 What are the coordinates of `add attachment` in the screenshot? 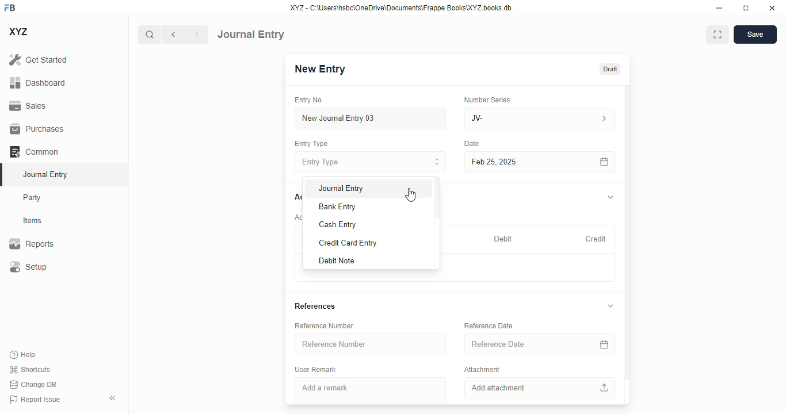 It's located at (540, 388).